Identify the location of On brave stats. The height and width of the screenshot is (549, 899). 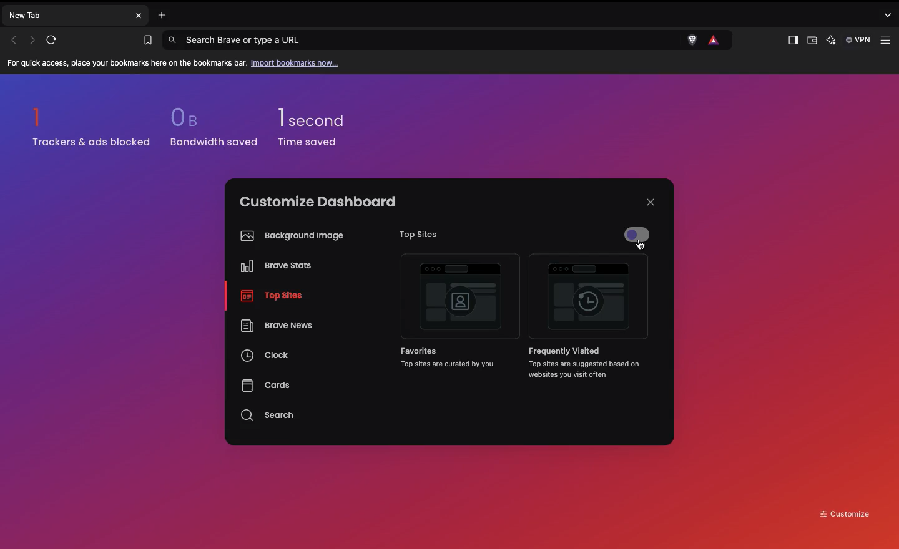
(273, 268).